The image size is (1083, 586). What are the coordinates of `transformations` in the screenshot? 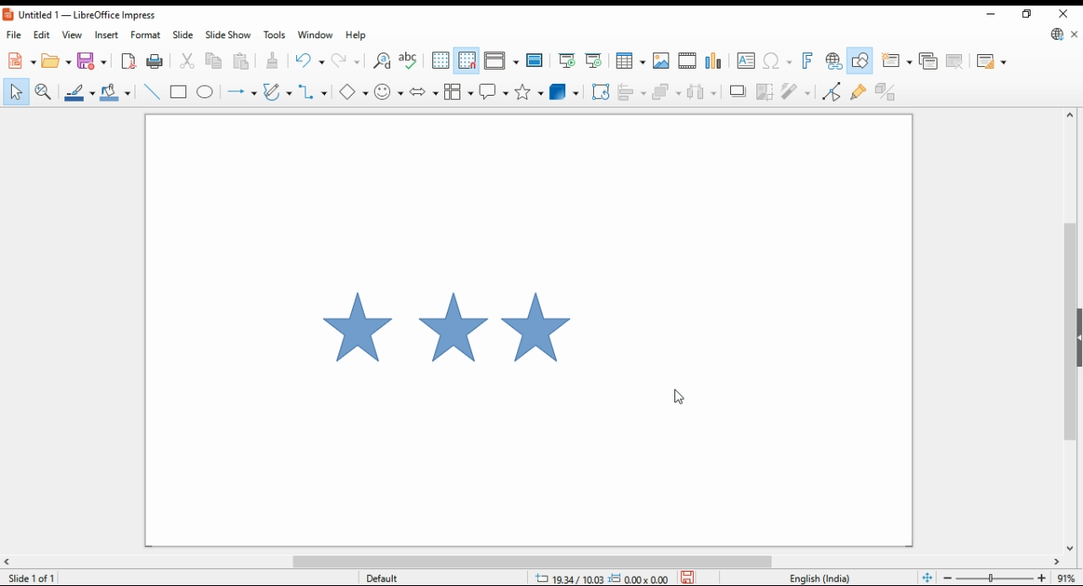 It's located at (601, 93).